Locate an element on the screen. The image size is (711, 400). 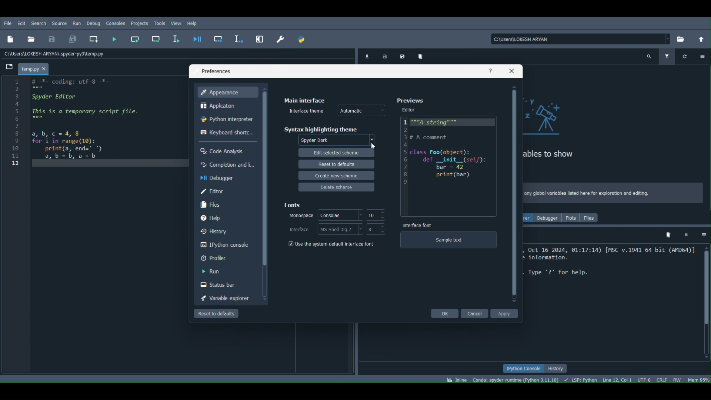
Scrollbar is located at coordinates (515, 194).